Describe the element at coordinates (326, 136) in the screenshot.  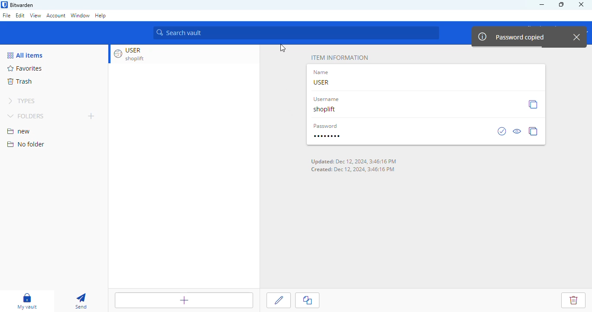
I see `password` at that location.